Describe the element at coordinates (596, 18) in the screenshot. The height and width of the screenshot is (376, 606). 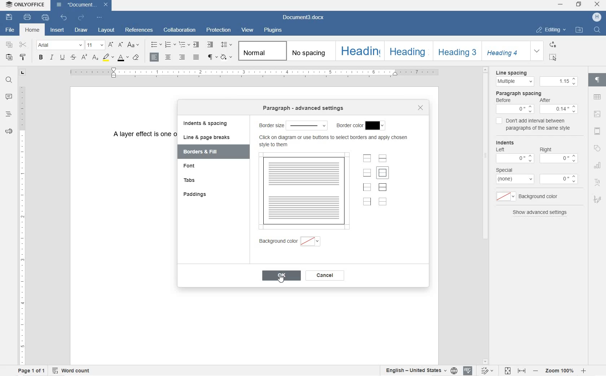
I see `HP` at that location.